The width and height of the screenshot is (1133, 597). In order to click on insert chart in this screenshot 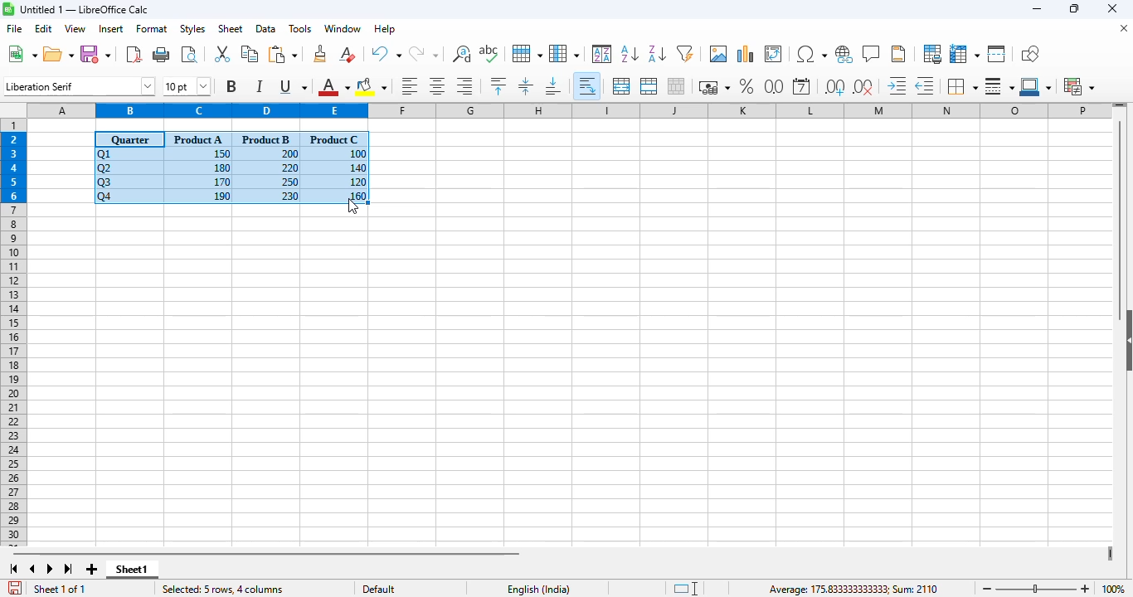, I will do `click(746, 53)`.